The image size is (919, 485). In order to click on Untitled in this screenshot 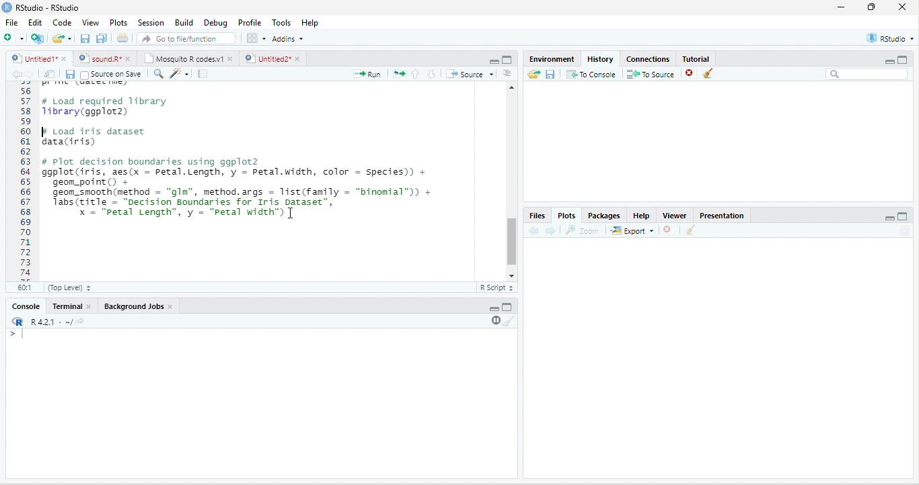, I will do `click(33, 58)`.